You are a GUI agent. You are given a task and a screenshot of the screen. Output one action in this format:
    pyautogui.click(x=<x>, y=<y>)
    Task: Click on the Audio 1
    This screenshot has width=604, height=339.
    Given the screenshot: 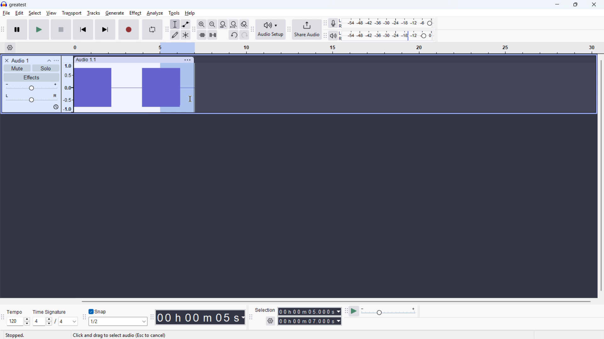 What is the action you would take?
    pyautogui.click(x=20, y=60)
    